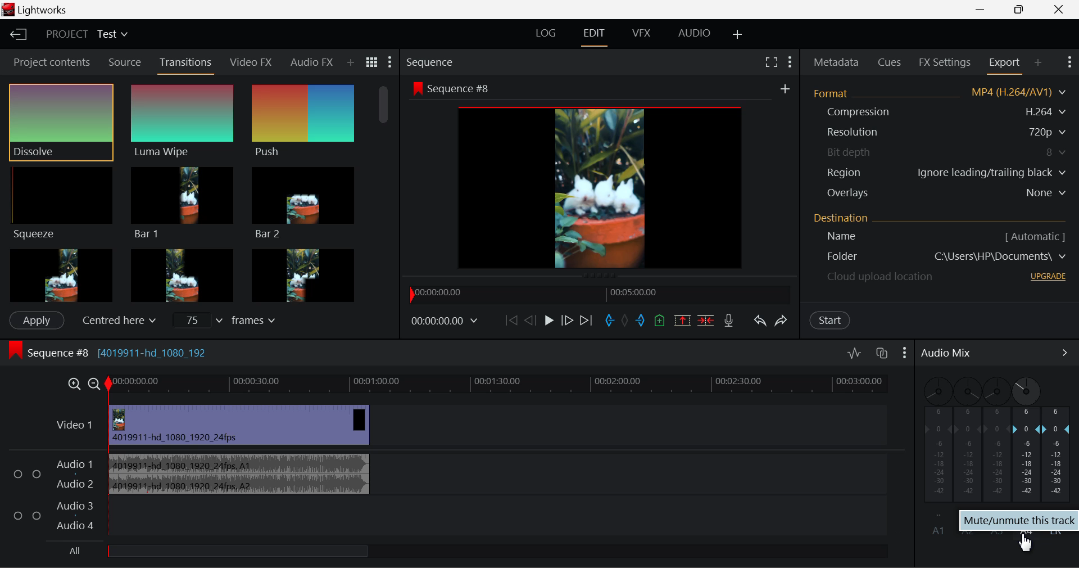  Describe the element at coordinates (351, 62) in the screenshot. I see `Add Panel` at that location.